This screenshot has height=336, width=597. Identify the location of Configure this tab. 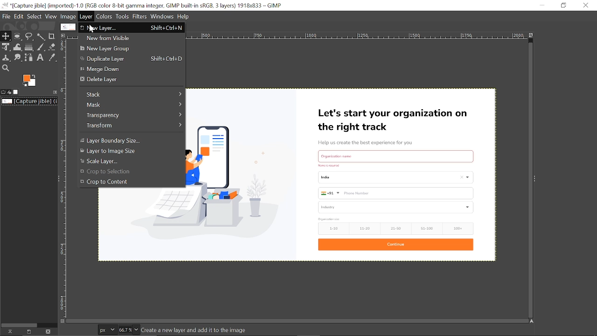
(54, 92).